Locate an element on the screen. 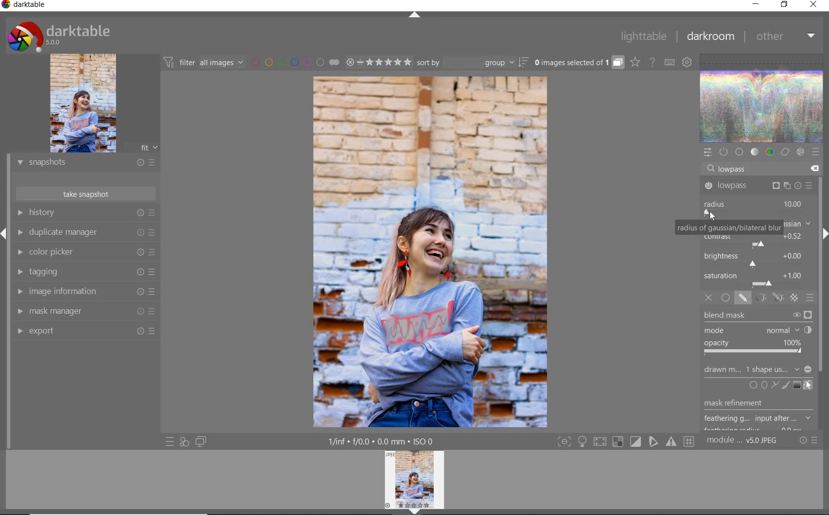  base is located at coordinates (739, 152).